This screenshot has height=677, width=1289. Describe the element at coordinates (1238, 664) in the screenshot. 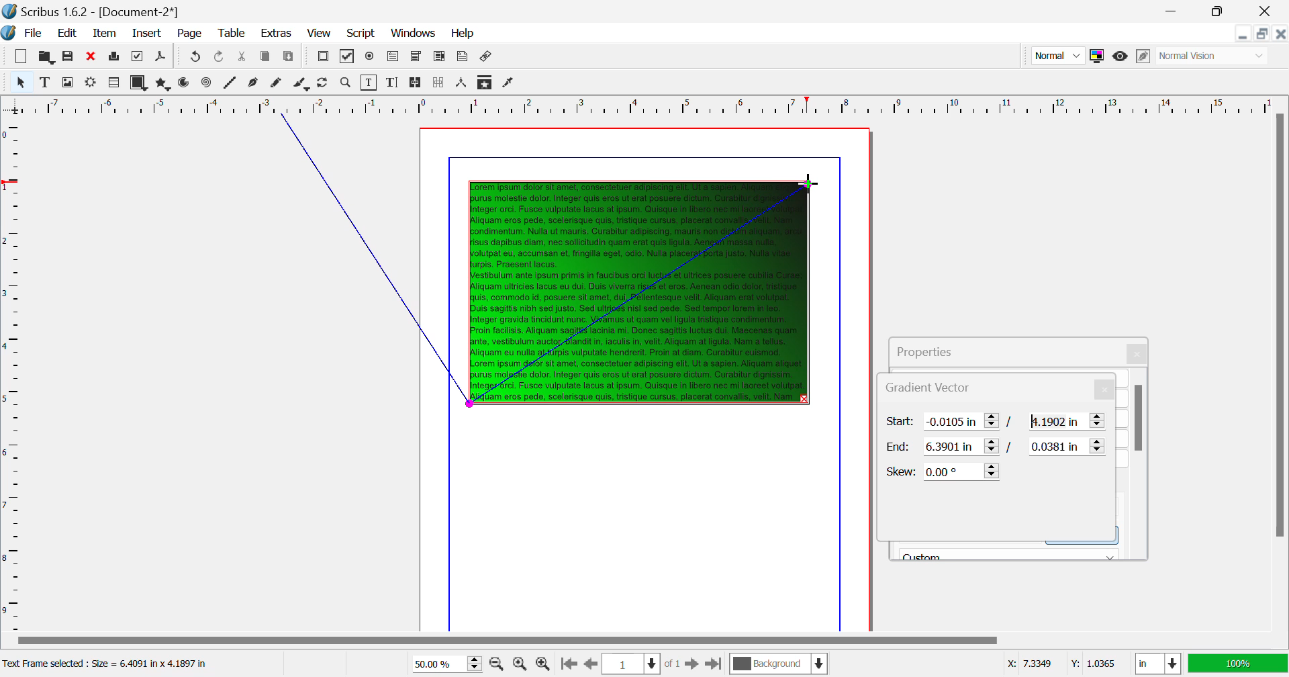

I see `Display Appearance` at that location.